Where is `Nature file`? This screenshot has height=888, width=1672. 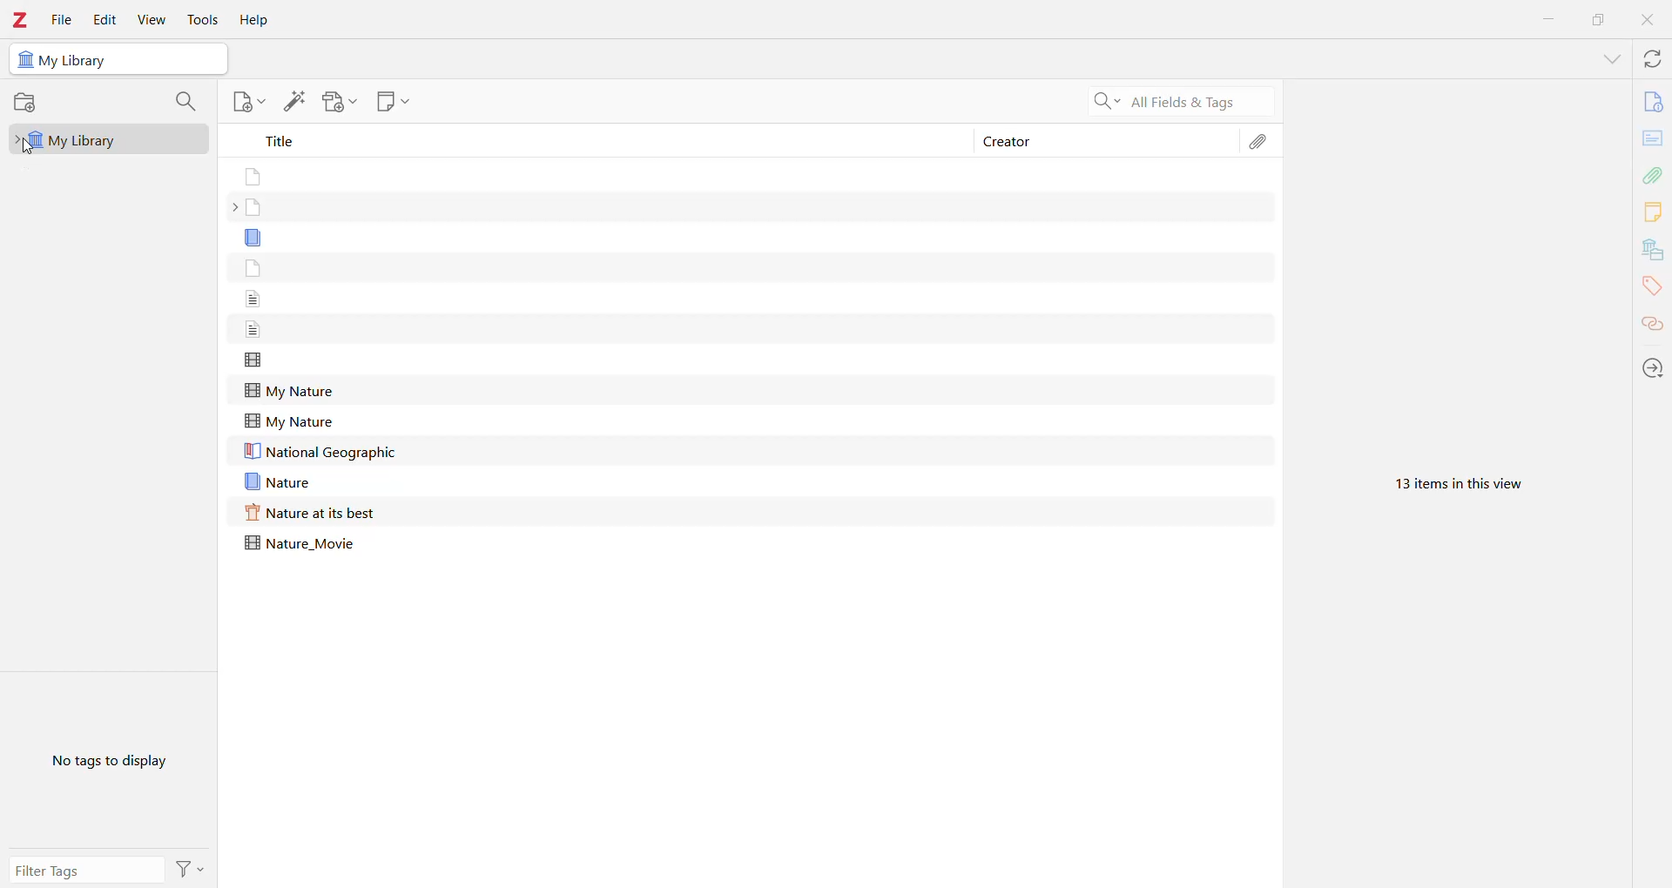
Nature file is located at coordinates (284, 481).